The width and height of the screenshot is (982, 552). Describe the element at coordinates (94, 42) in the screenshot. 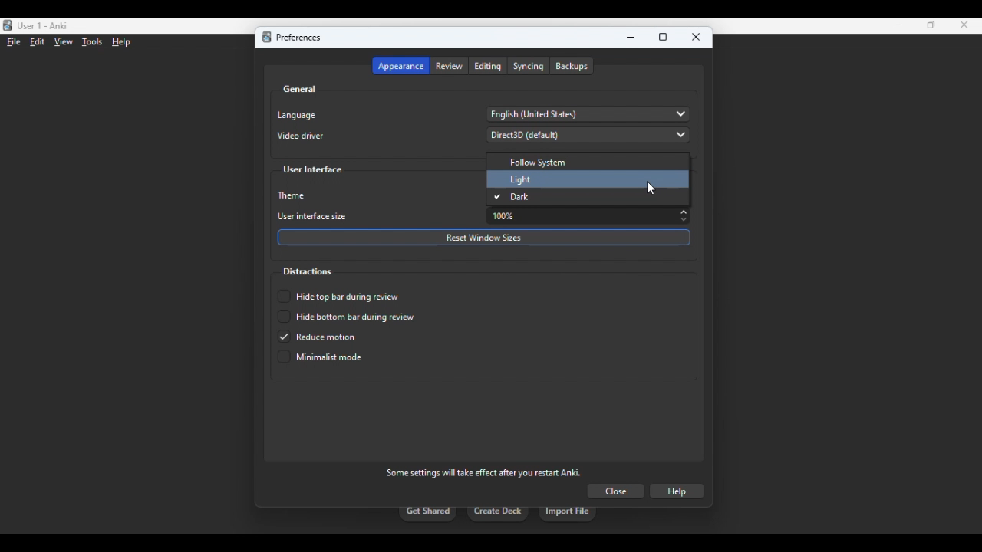

I see `tools` at that location.